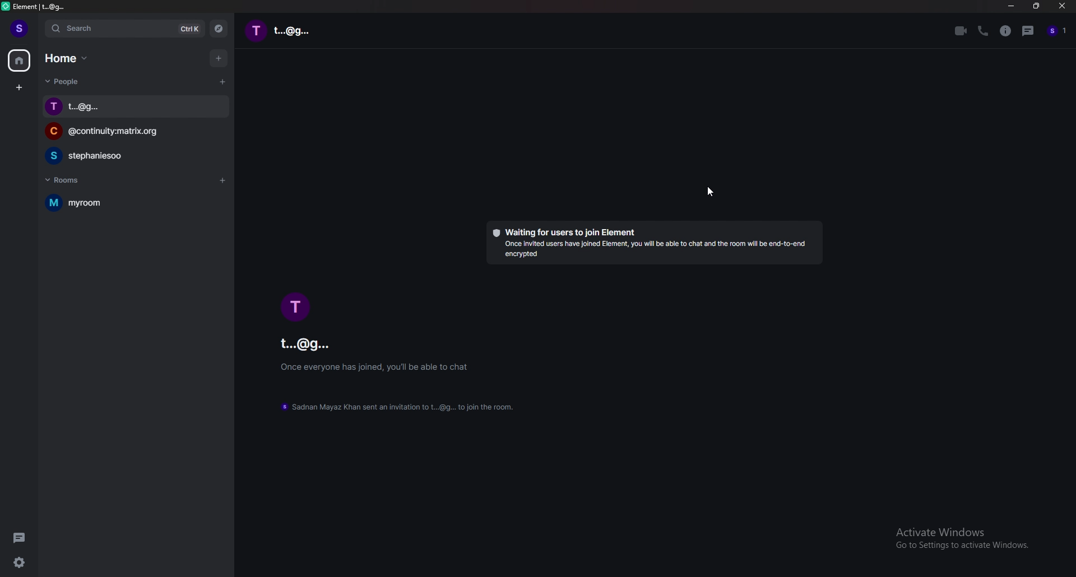 The width and height of the screenshot is (1076, 577). What do you see at coordinates (1006, 32) in the screenshot?
I see `info` at bounding box center [1006, 32].